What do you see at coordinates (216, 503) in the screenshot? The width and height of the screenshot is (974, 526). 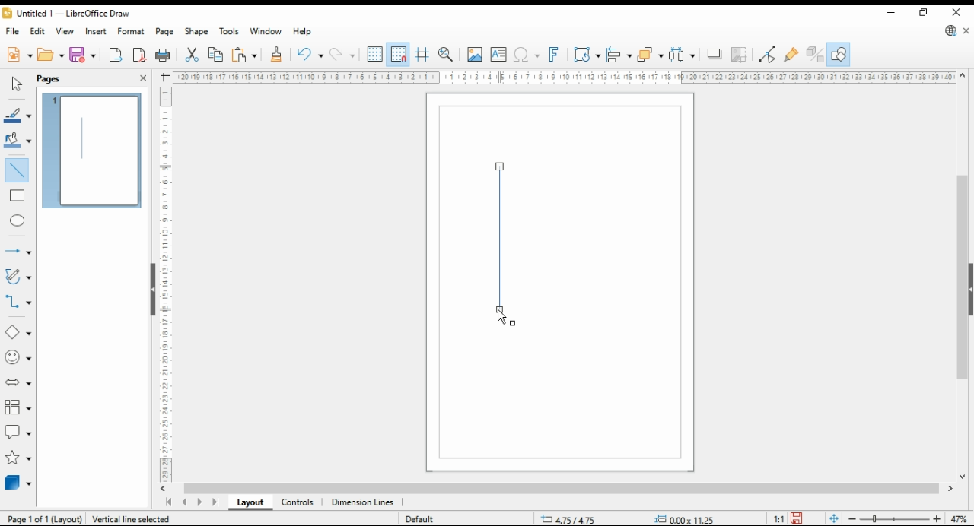 I see `last page` at bounding box center [216, 503].